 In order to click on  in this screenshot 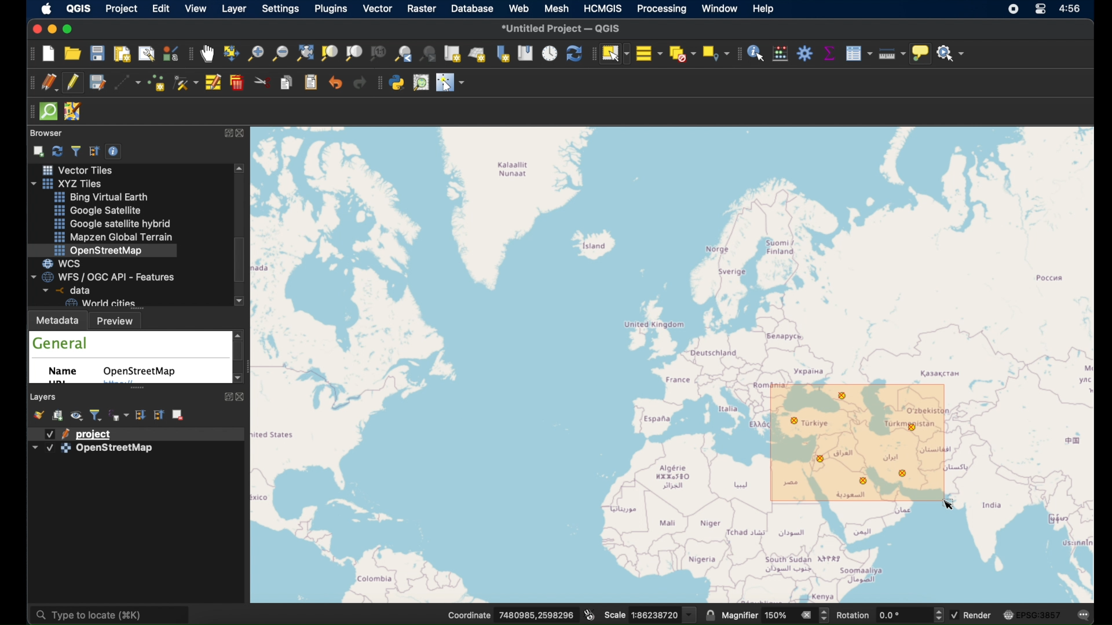, I will do `click(121, 8)`.